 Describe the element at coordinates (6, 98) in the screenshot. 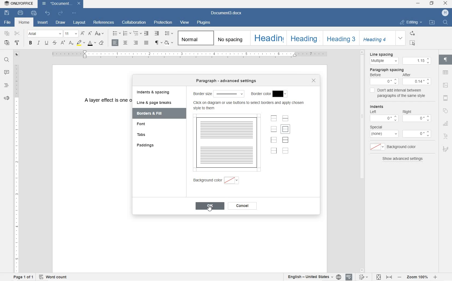

I see `FEEDBACK & SUPPORT` at that location.